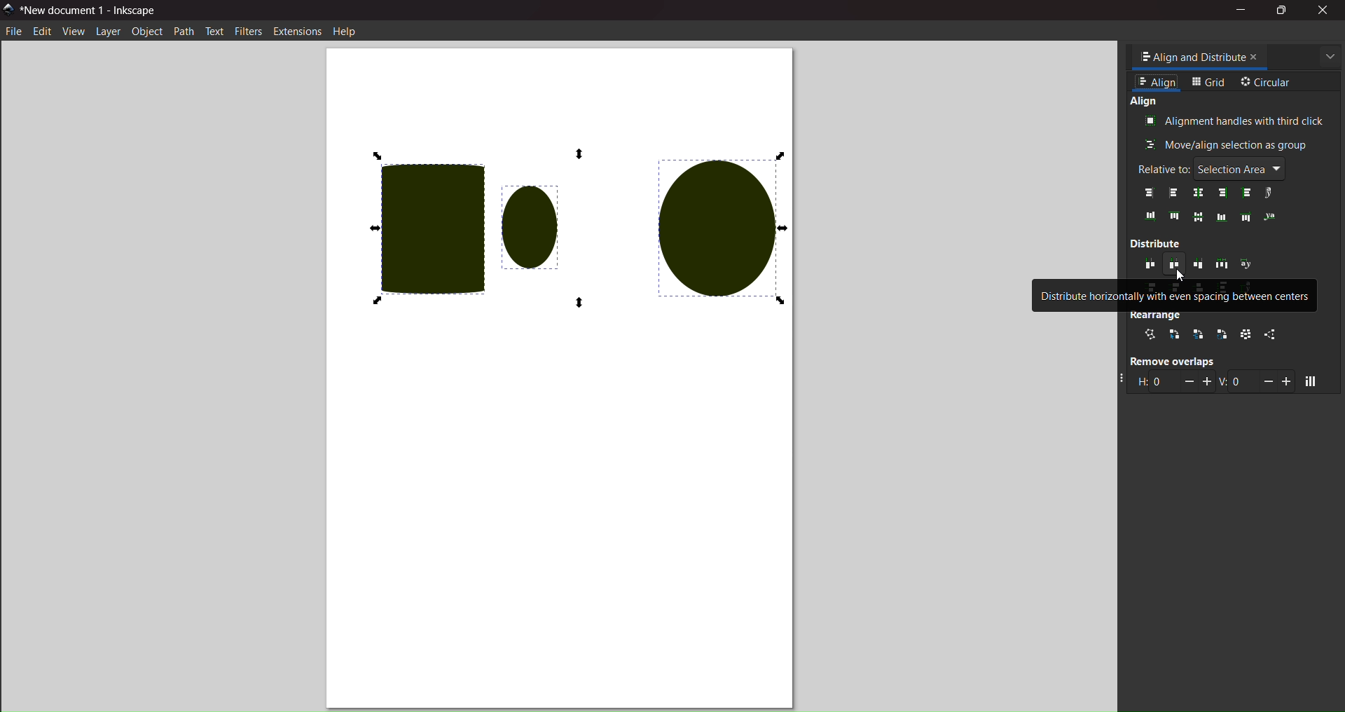 Image resolution: width=1345 pixels, height=712 pixels. What do you see at coordinates (1161, 170) in the screenshot?
I see `relative to` at bounding box center [1161, 170].